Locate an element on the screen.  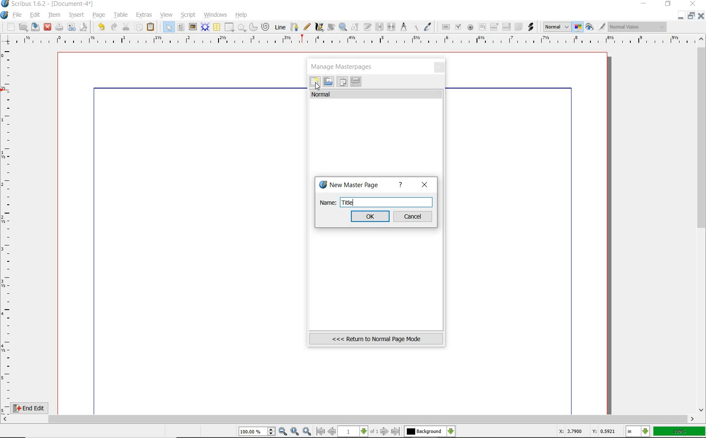
script is located at coordinates (189, 14).